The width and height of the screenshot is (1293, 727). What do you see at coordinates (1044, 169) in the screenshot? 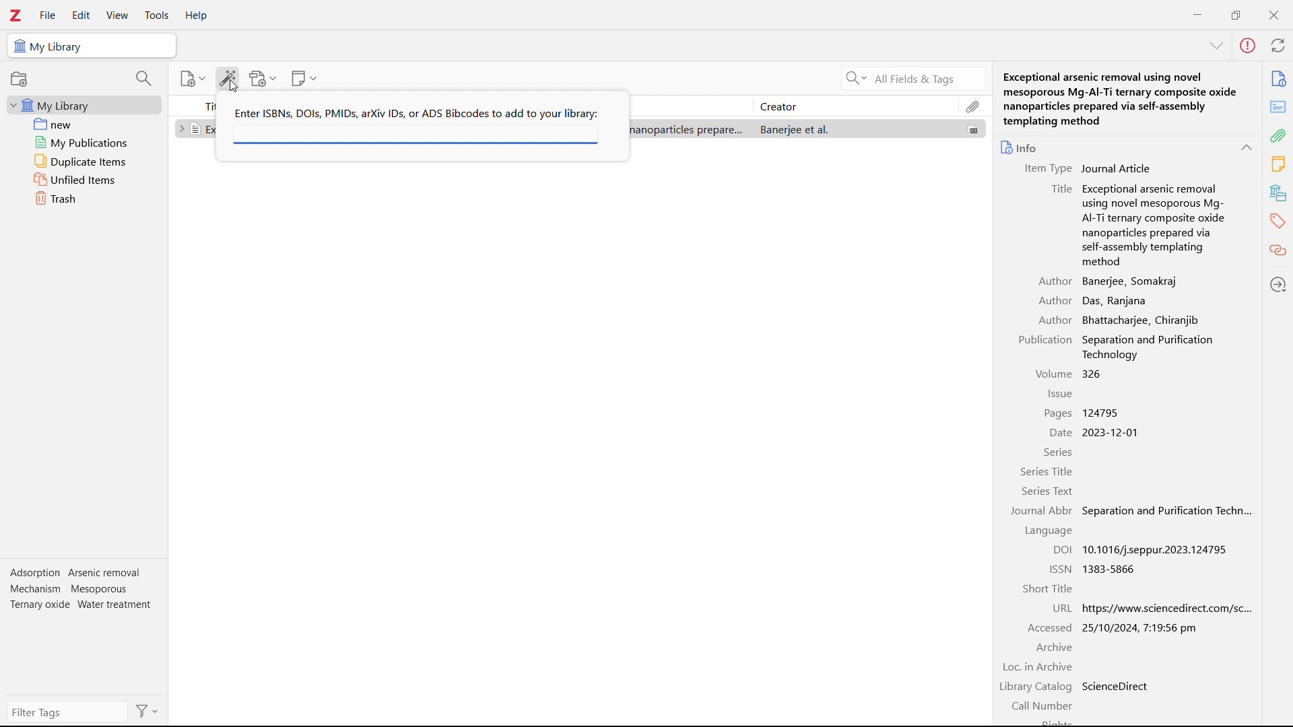
I see `Item type` at bounding box center [1044, 169].